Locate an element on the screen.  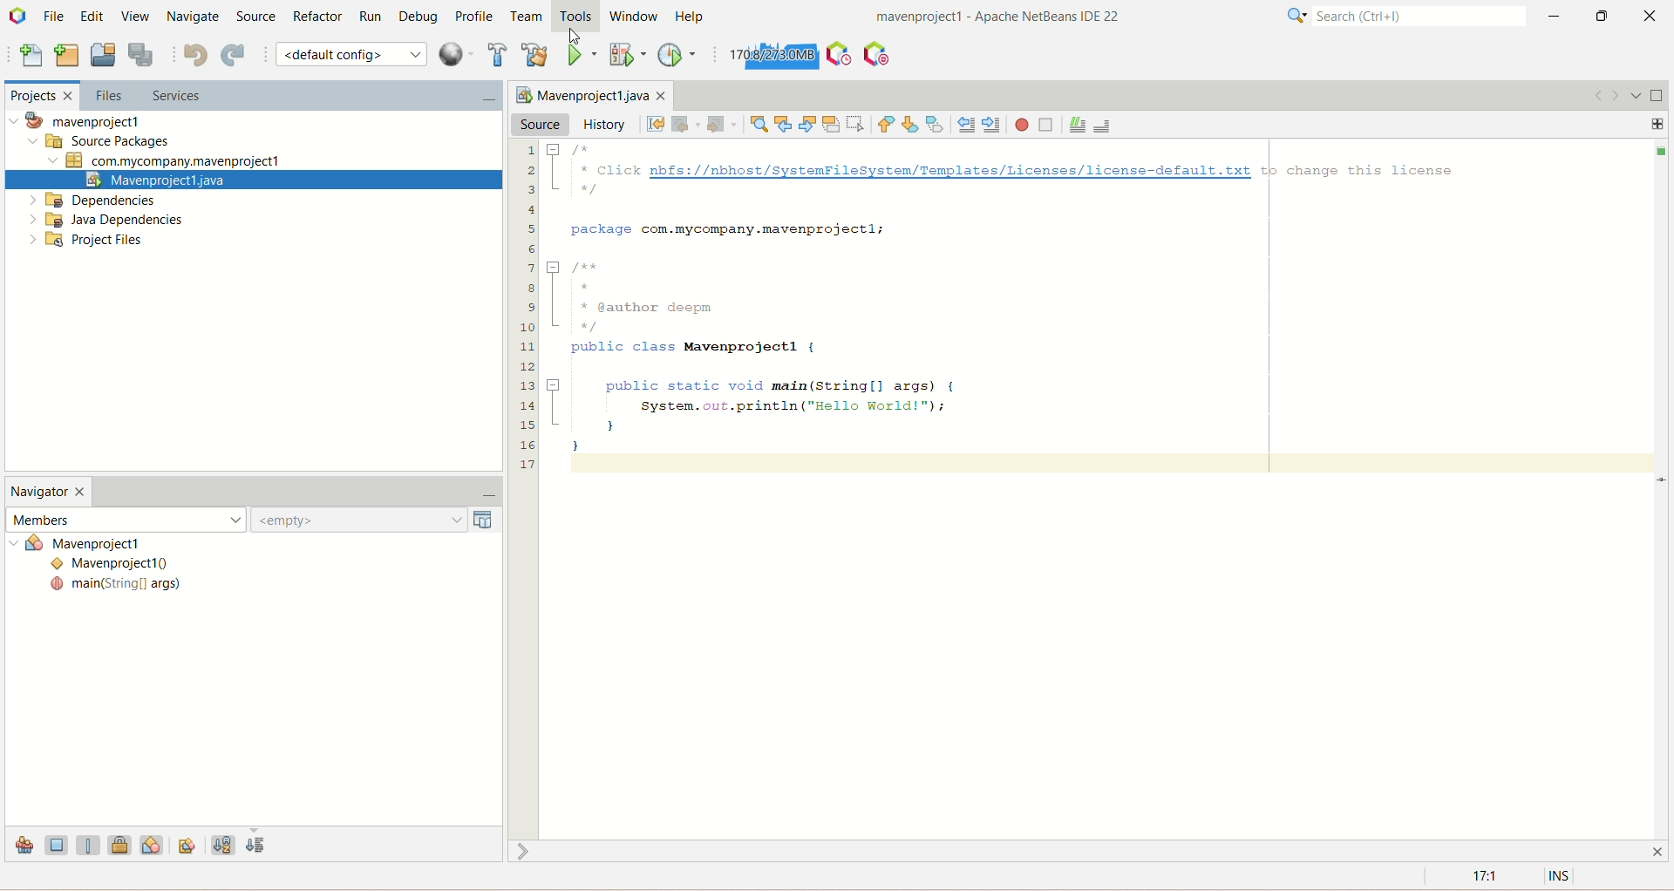
new project is located at coordinates (66, 53).